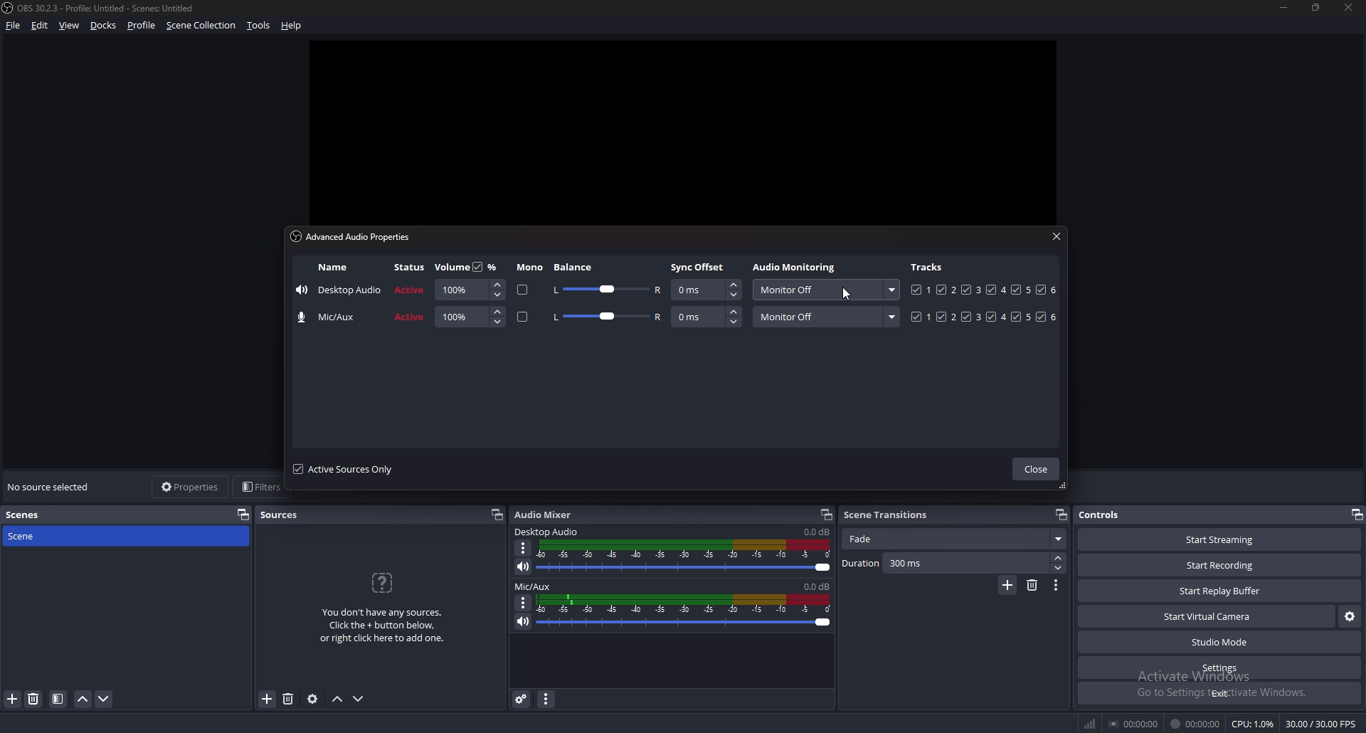 This screenshot has height=733, width=1366. I want to click on tools, so click(260, 26).